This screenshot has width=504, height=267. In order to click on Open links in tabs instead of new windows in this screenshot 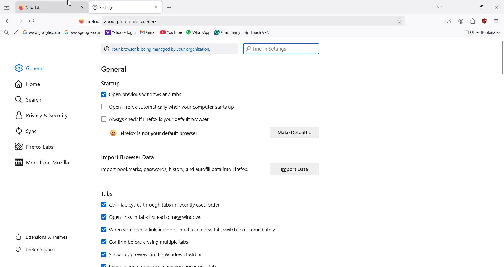, I will do `click(152, 217)`.